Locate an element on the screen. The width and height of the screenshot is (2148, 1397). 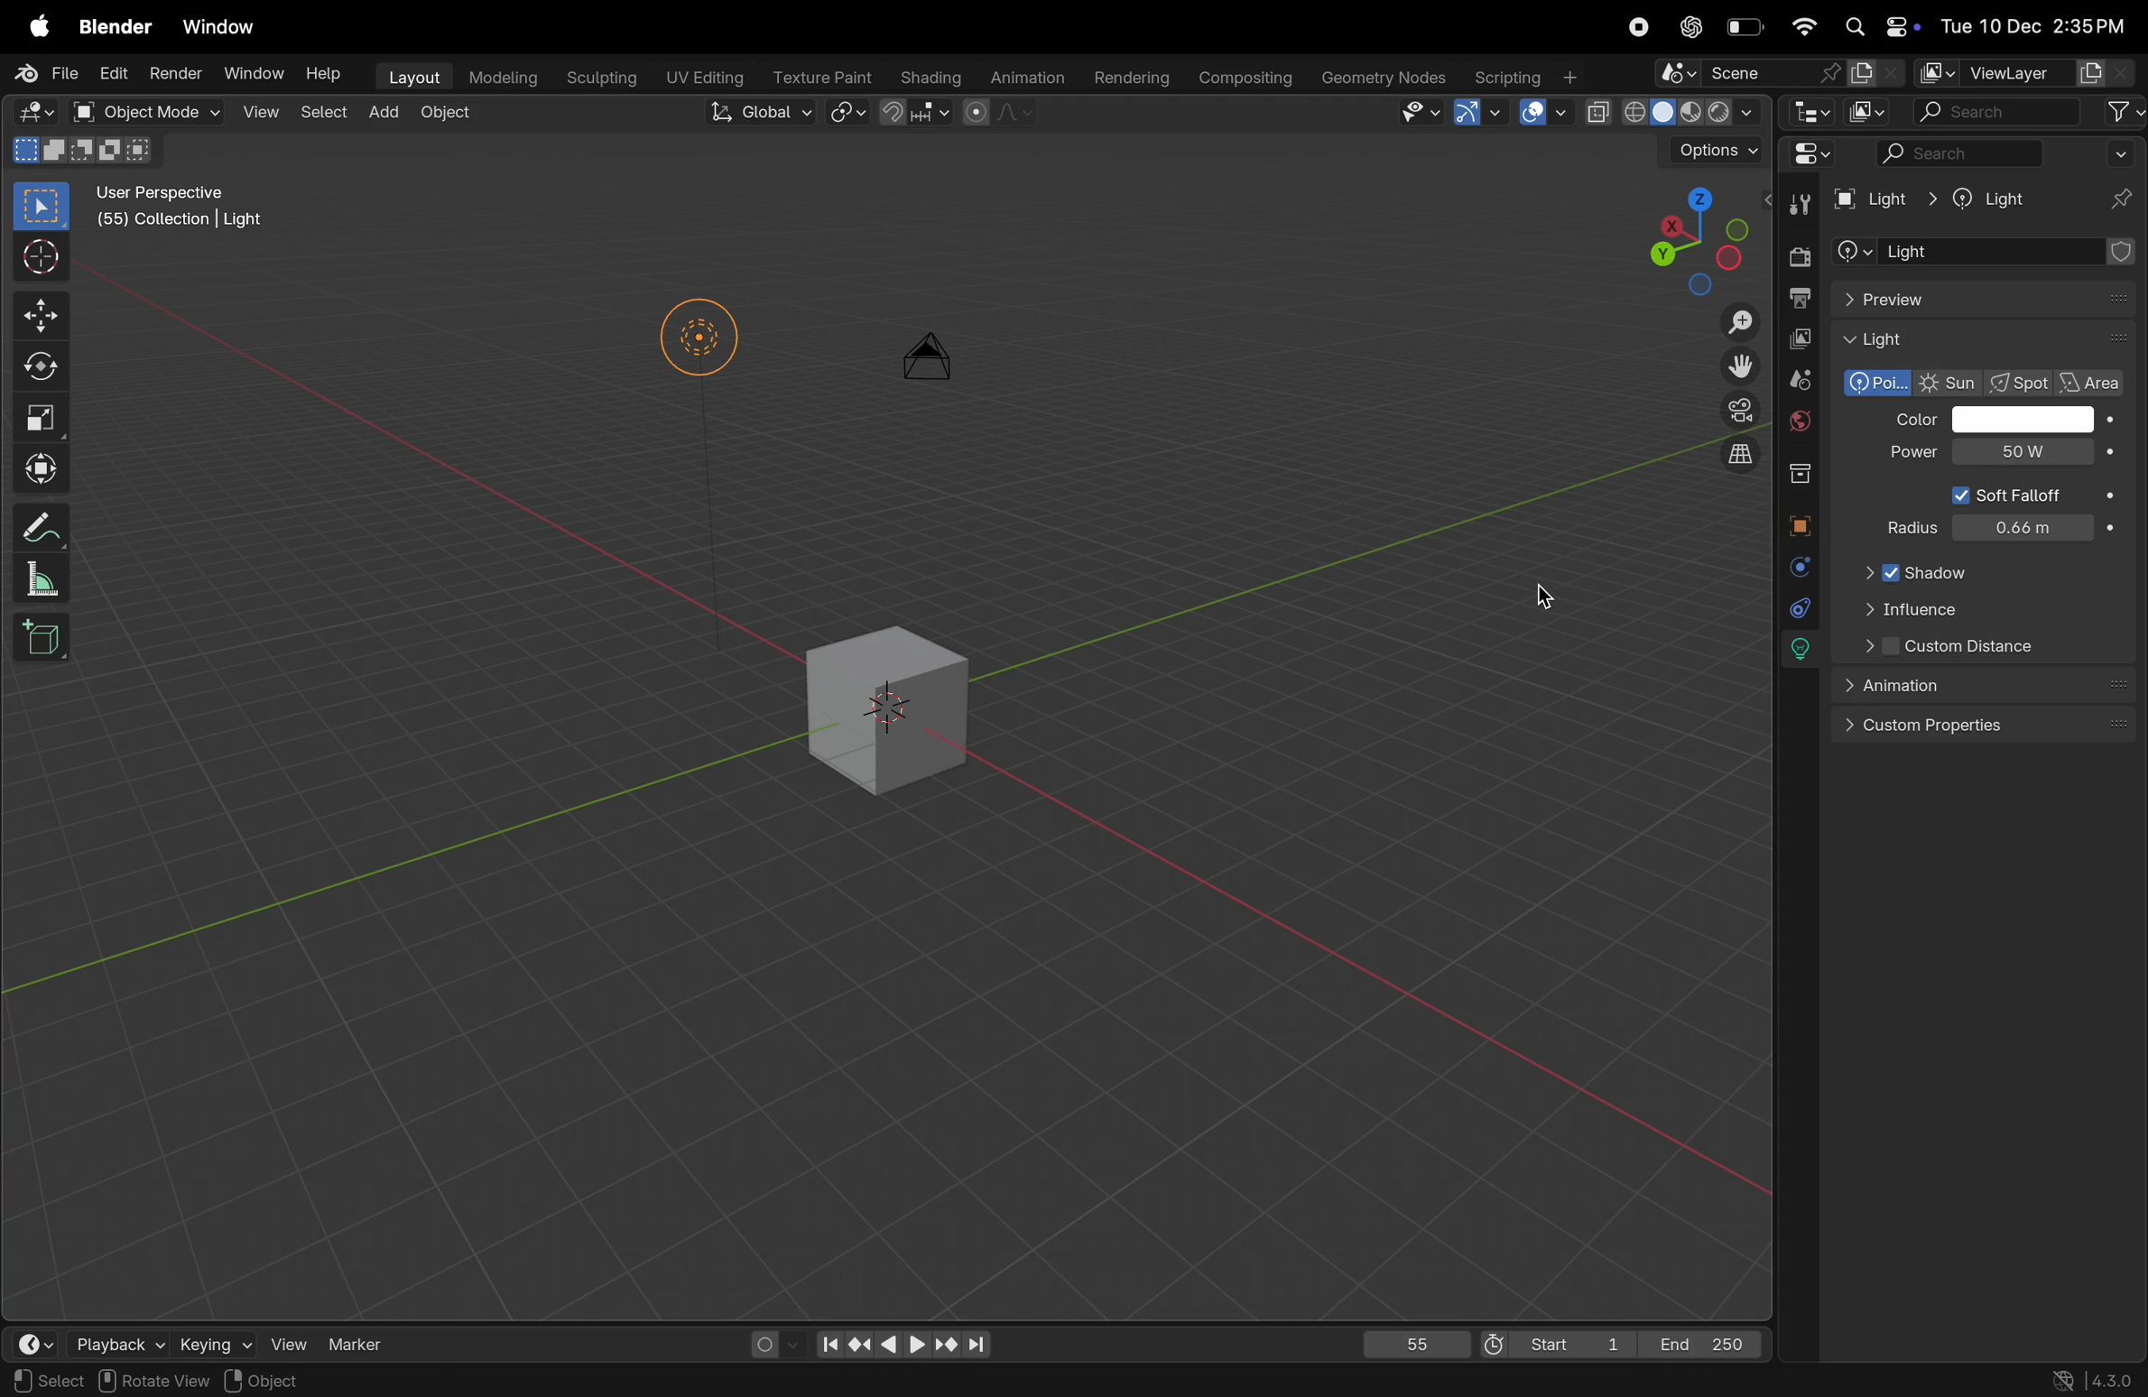
search is located at coordinates (2008, 153).